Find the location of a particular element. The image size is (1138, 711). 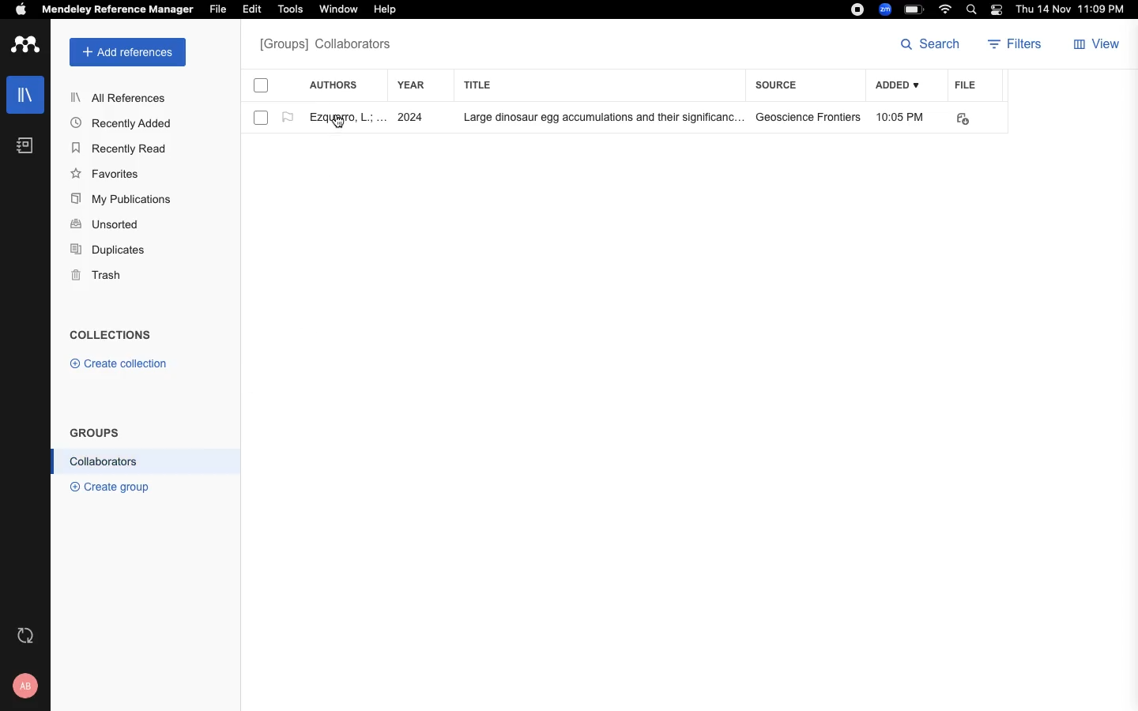

refresh is located at coordinates (28, 635).